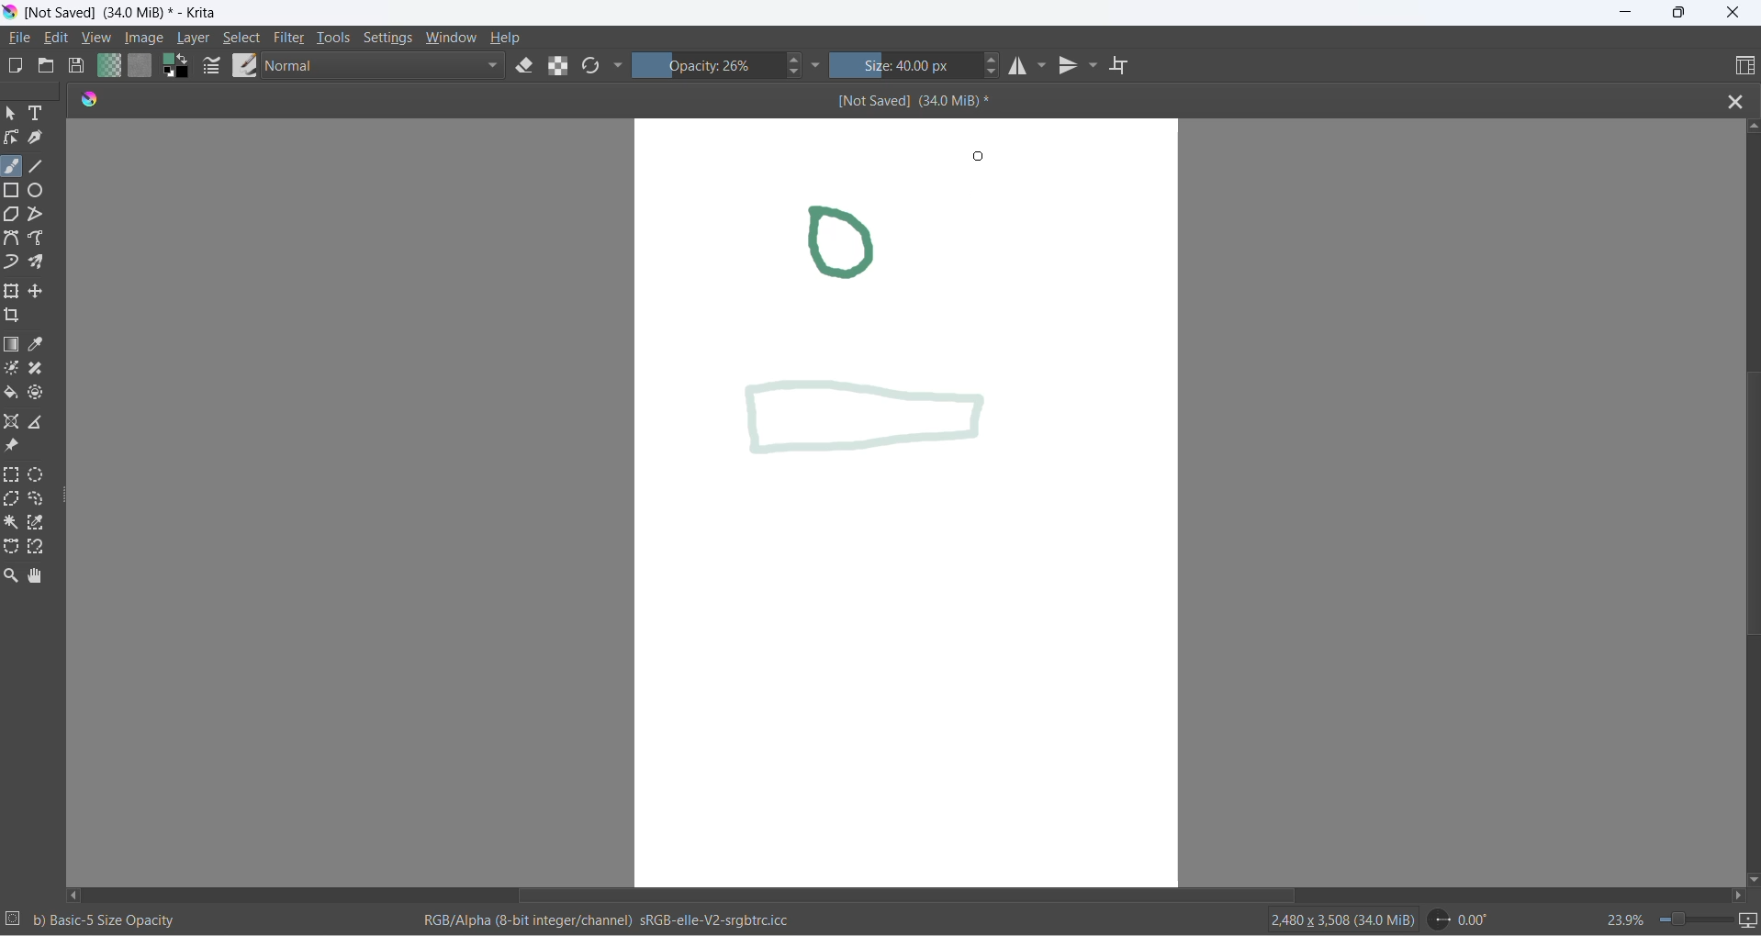  I want to click on [Not Saved] (340 MiB)*, so click(915, 100).